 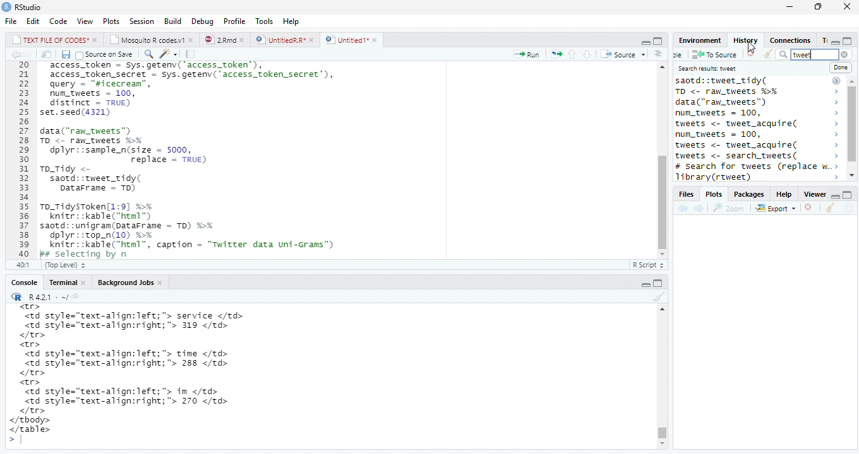 What do you see at coordinates (759, 54) in the screenshot?
I see `Clear window` at bounding box center [759, 54].